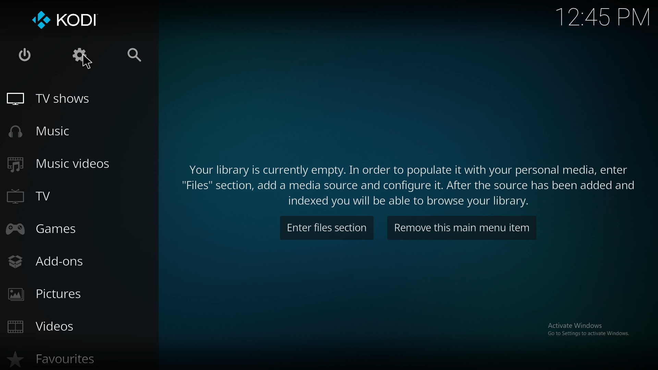 The width and height of the screenshot is (658, 370). Describe the element at coordinates (137, 55) in the screenshot. I see `search` at that location.